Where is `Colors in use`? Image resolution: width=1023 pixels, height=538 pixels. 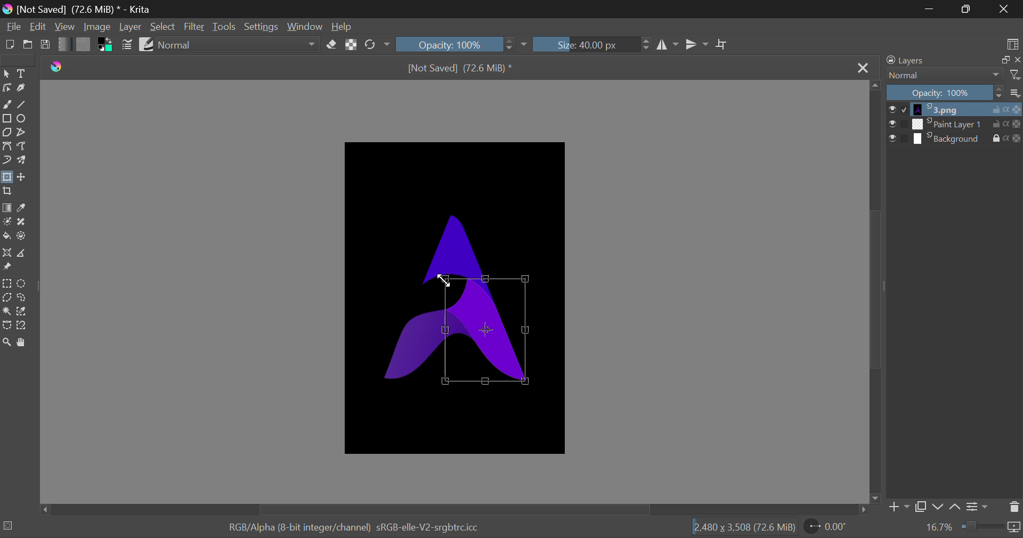 Colors in use is located at coordinates (106, 45).